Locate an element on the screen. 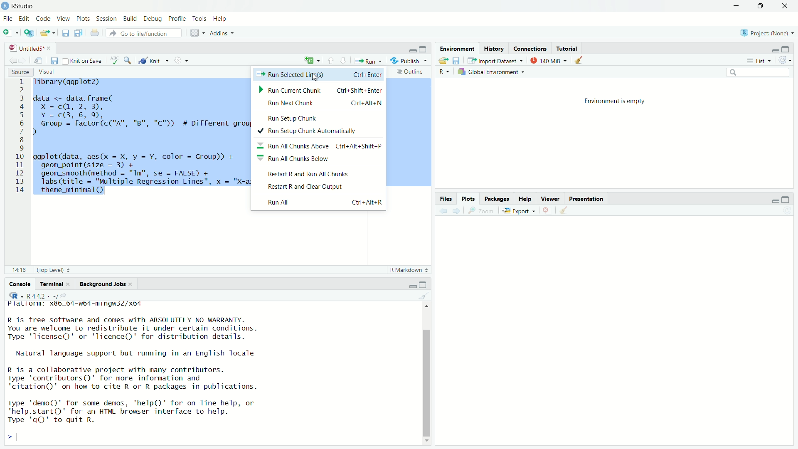  clear is located at coordinates (580, 61).